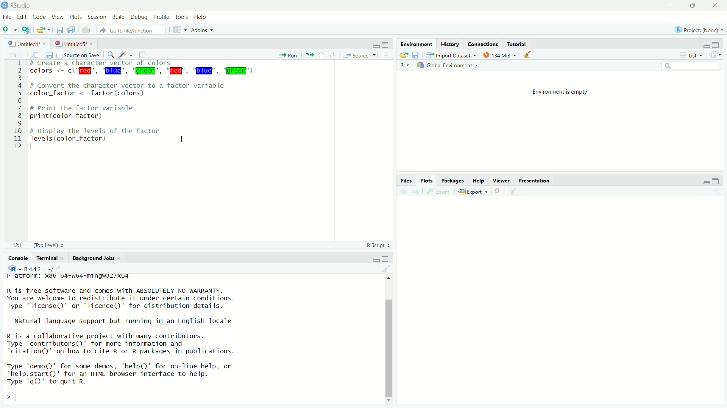 This screenshot has width=727, height=408. Describe the element at coordinates (20, 44) in the screenshot. I see `untitled1` at that location.